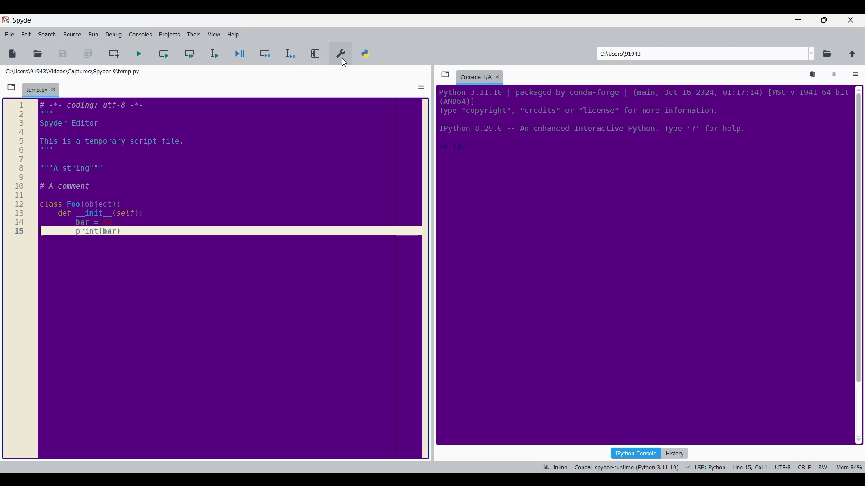 The image size is (865, 486). I want to click on Folder location, so click(73, 72).